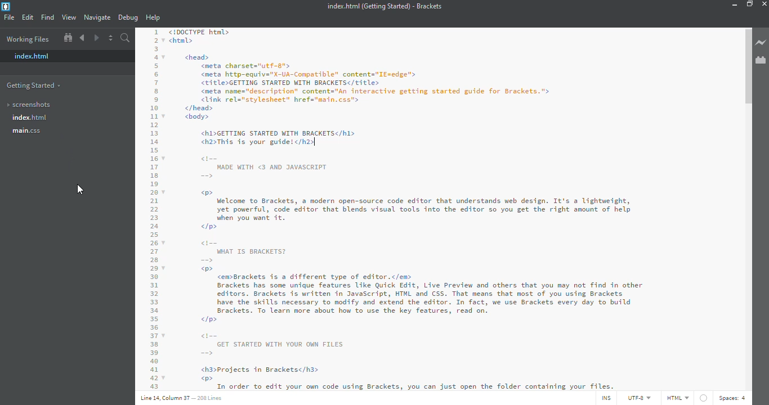 The image size is (769, 405). I want to click on split the editor, so click(110, 38).